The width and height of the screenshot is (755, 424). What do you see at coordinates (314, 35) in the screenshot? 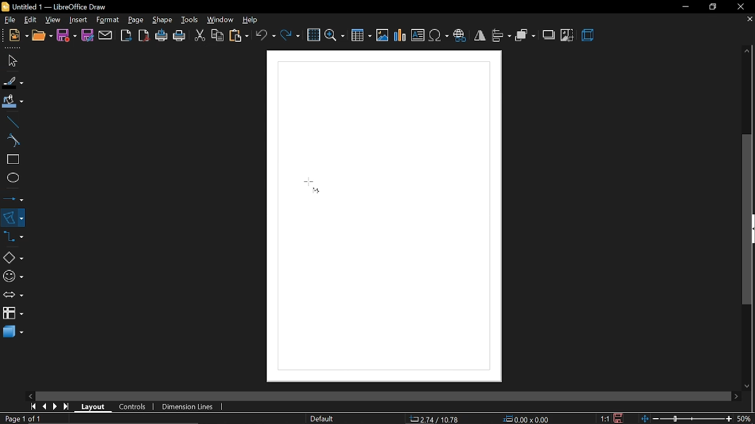
I see `grid` at bounding box center [314, 35].